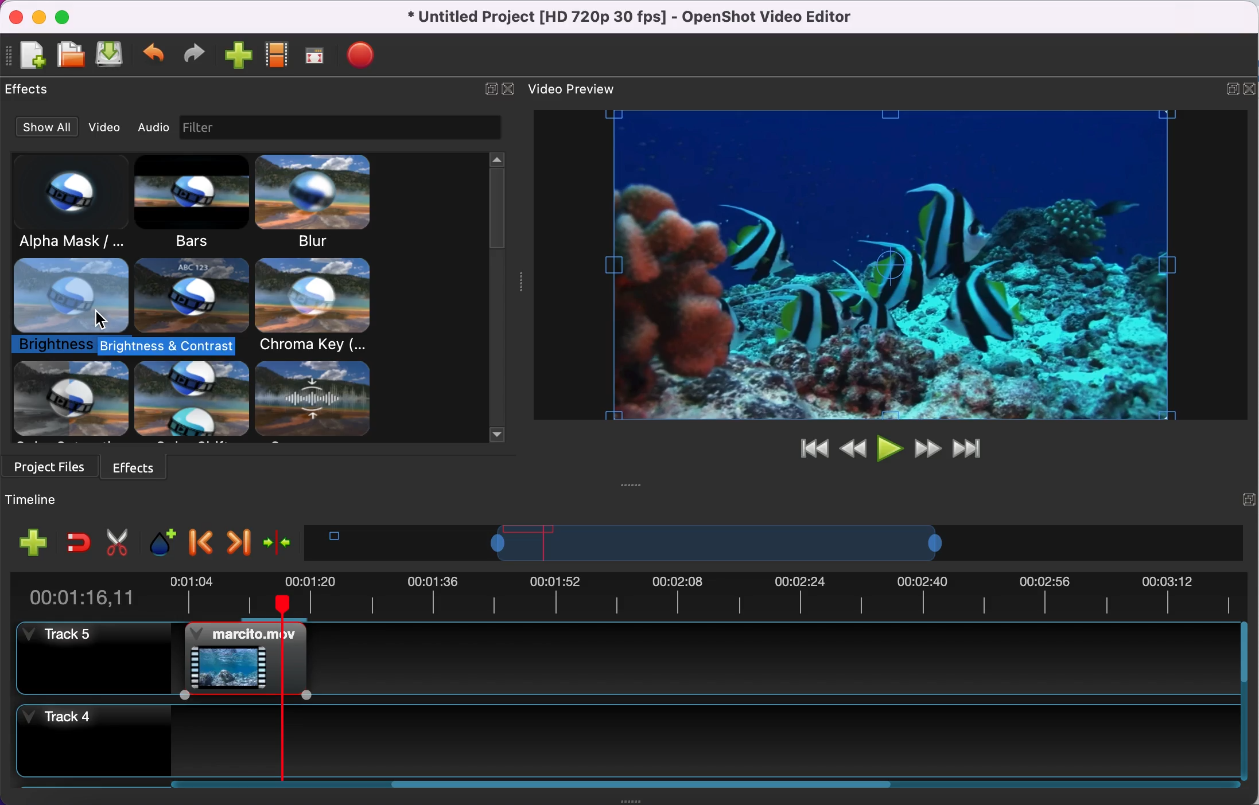 Image resolution: width=1259 pixels, height=805 pixels. What do you see at coordinates (100, 127) in the screenshot?
I see `video` at bounding box center [100, 127].